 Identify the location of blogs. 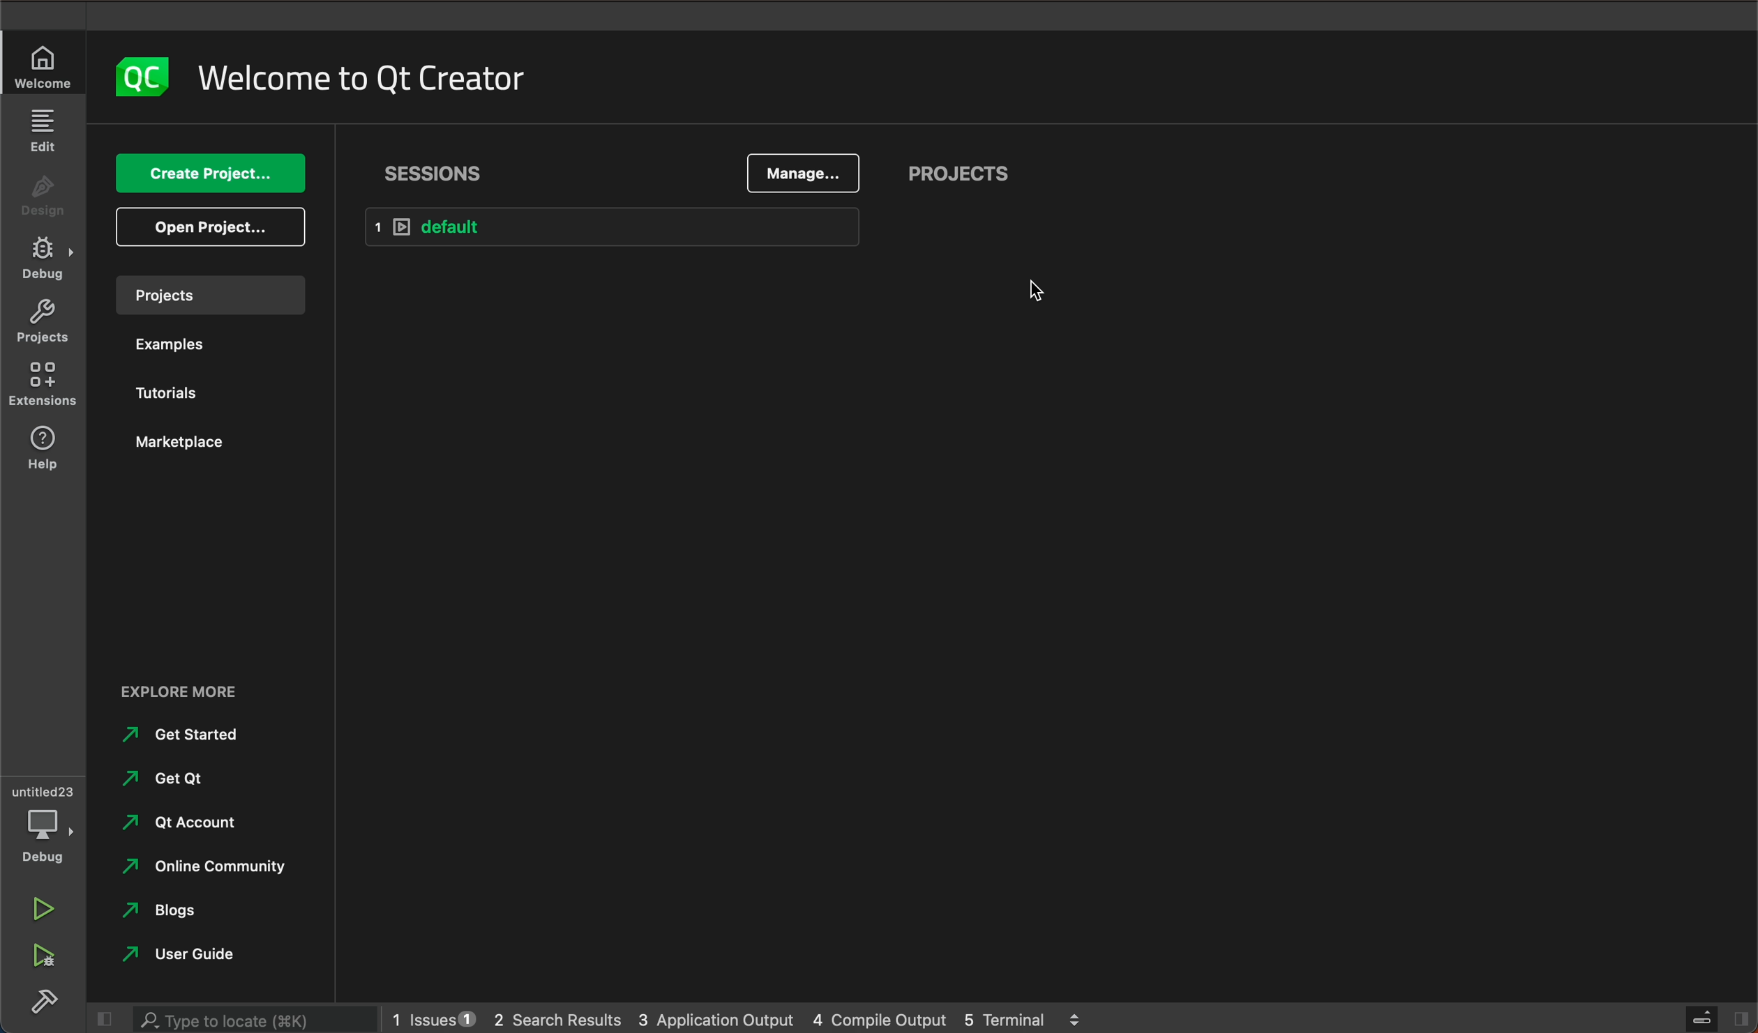
(167, 910).